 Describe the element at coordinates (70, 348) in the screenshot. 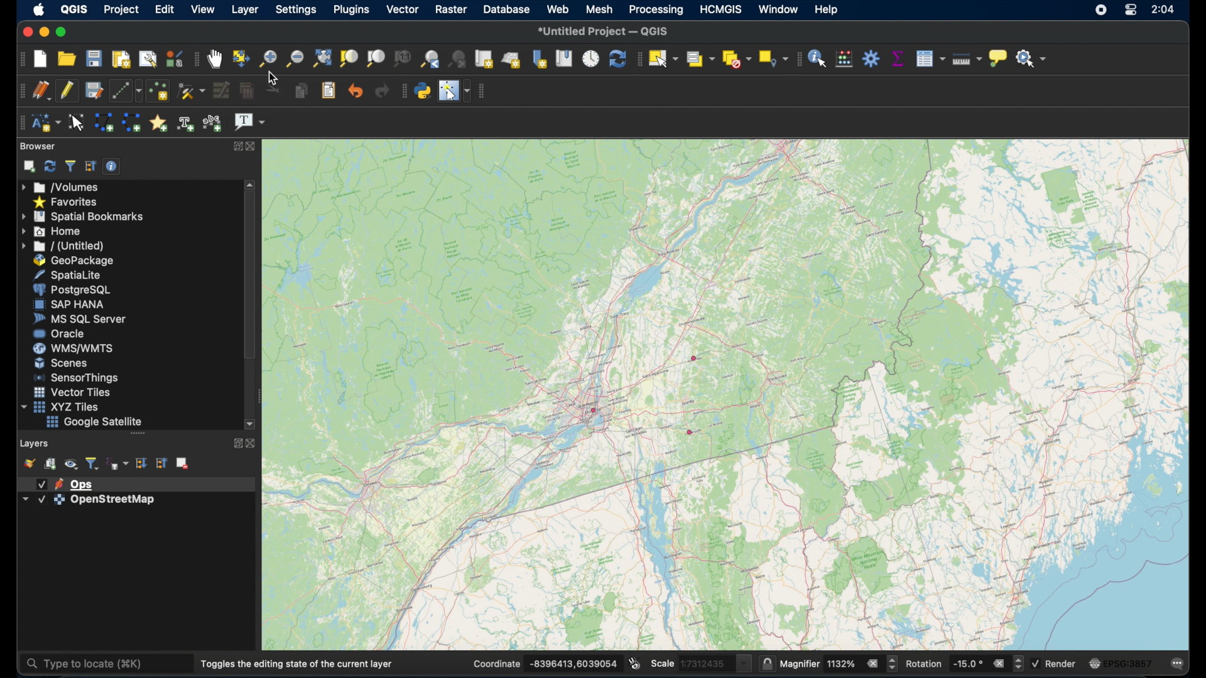

I see `was/wmts` at that location.